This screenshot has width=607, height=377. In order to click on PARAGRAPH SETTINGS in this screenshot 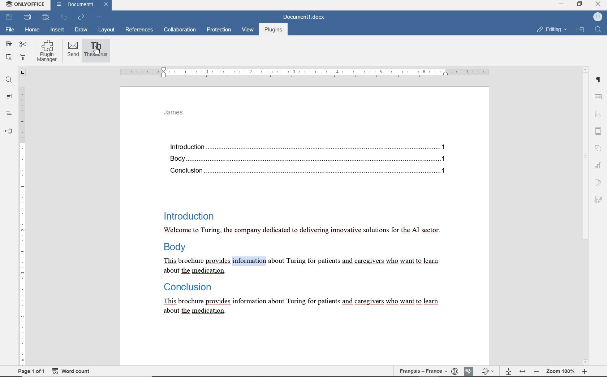, I will do `click(599, 79)`.